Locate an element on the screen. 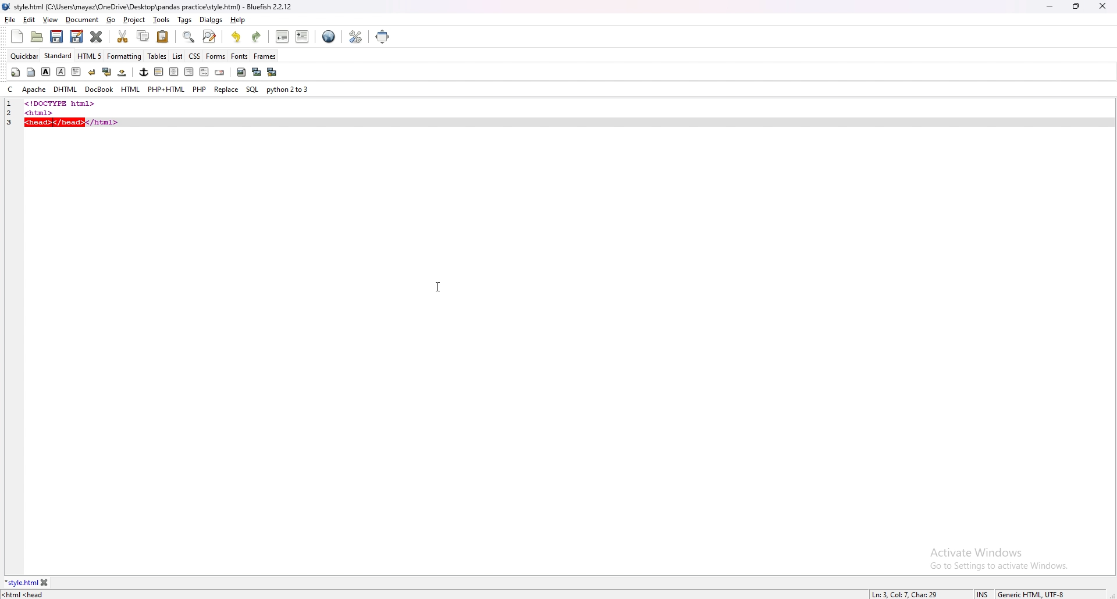  close current tab is located at coordinates (97, 37).